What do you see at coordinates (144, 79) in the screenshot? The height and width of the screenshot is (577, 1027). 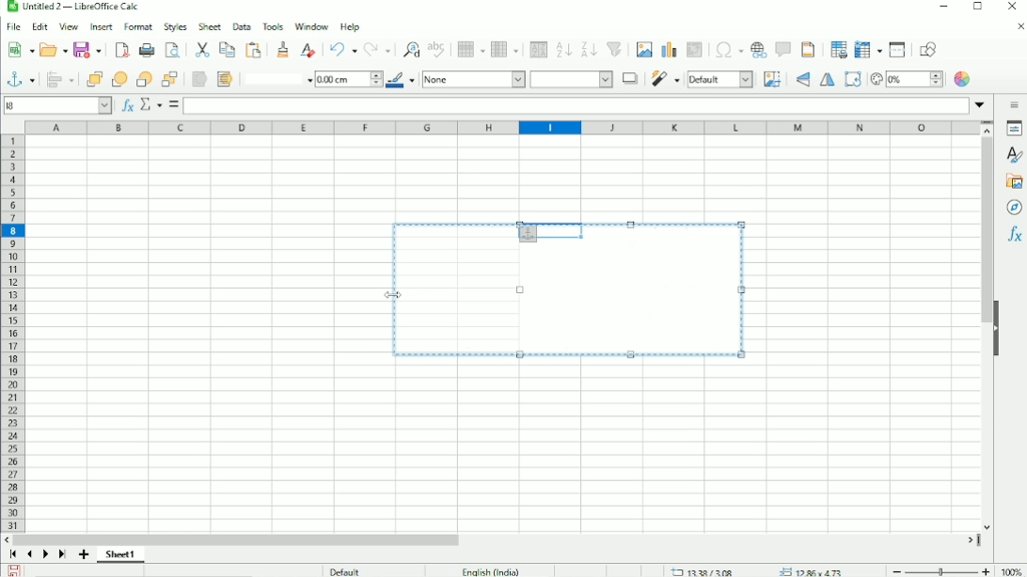 I see `back one` at bounding box center [144, 79].